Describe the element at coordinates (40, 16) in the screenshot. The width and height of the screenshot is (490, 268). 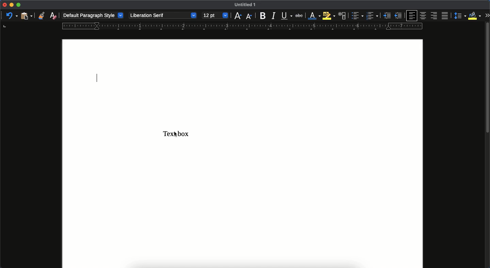
I see `clone formatting` at that location.